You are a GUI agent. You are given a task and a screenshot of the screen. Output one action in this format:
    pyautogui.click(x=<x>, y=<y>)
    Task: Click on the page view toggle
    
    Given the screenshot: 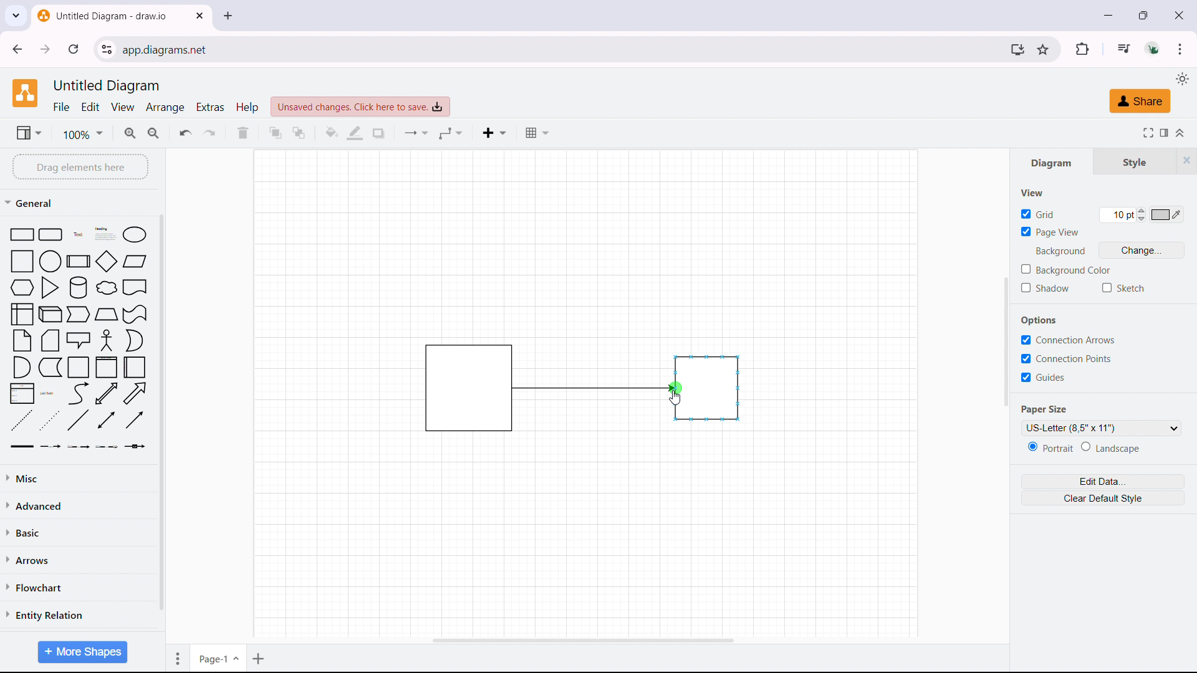 What is the action you would take?
    pyautogui.click(x=1050, y=231)
    